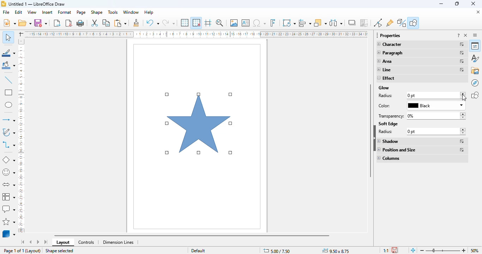 This screenshot has width=482, height=254. Describe the element at coordinates (402, 23) in the screenshot. I see `toggle extrusion` at that location.